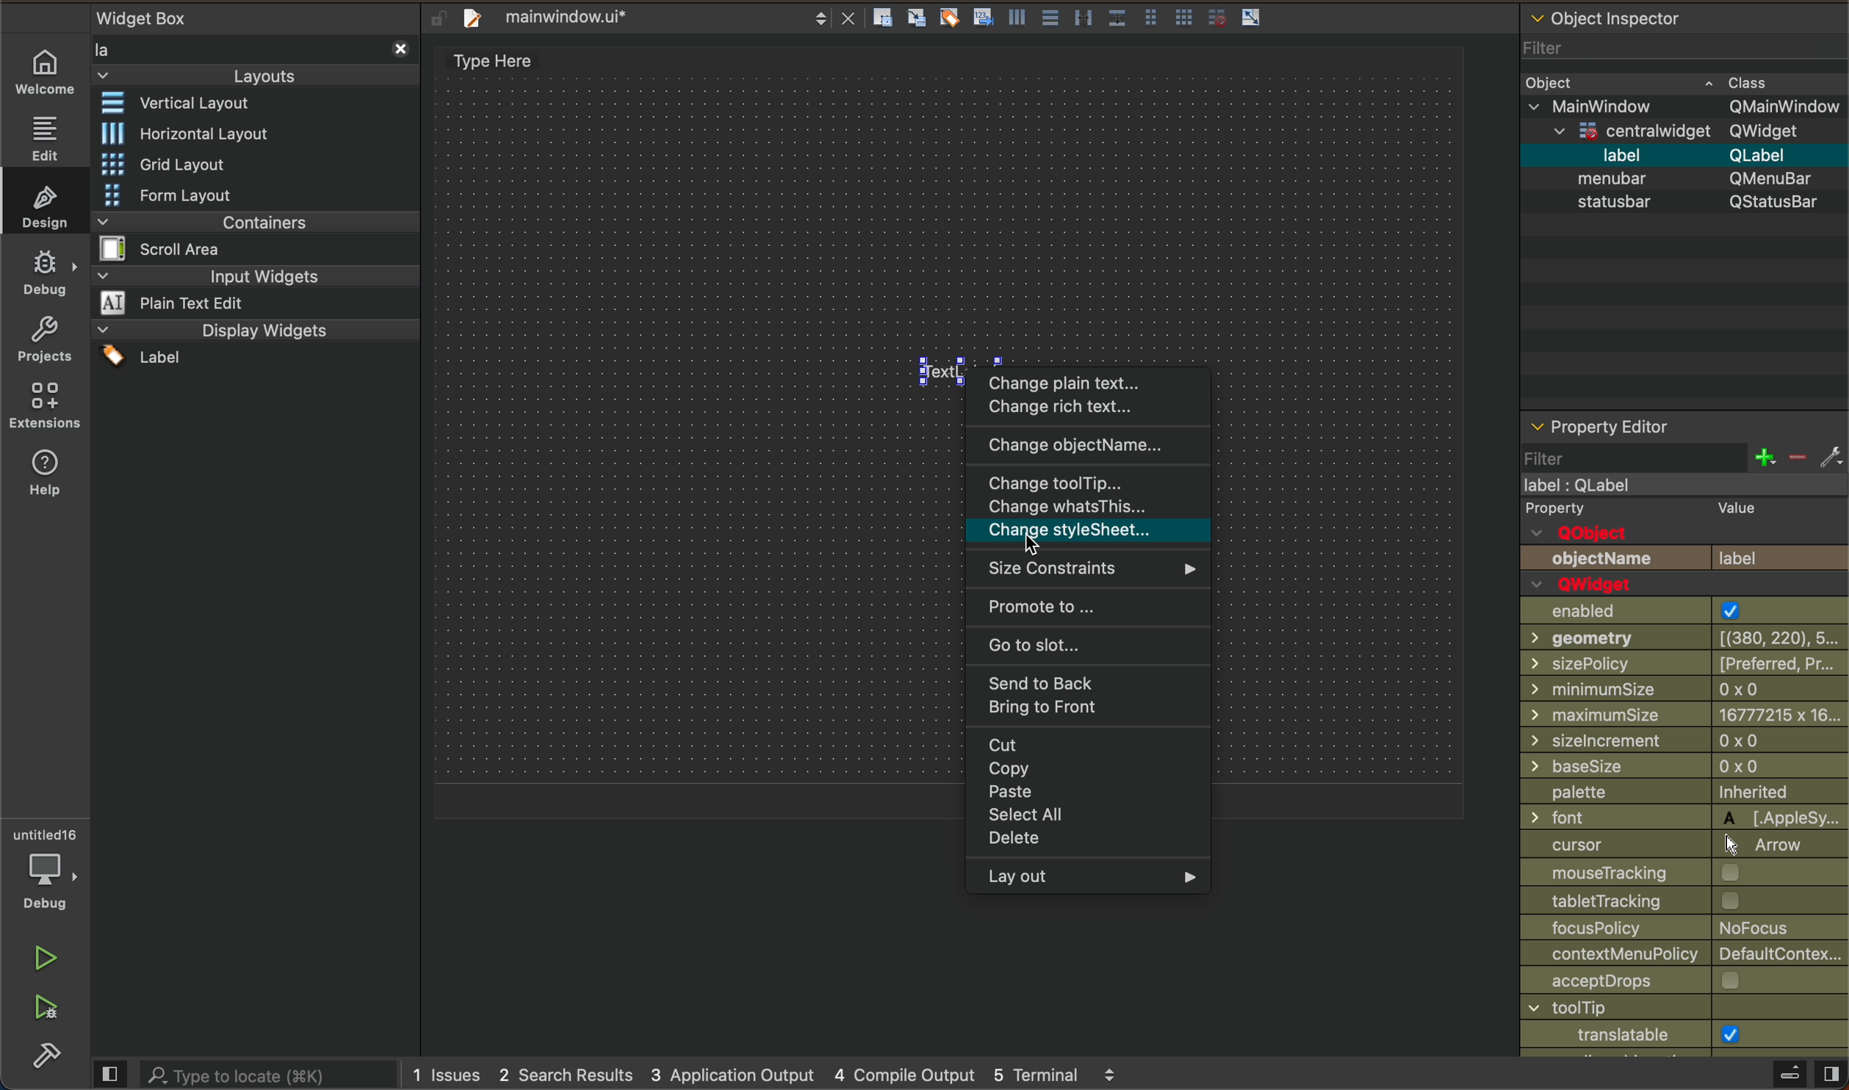 The image size is (1849, 1090). I want to click on open sidebar, so click(1791, 1073).